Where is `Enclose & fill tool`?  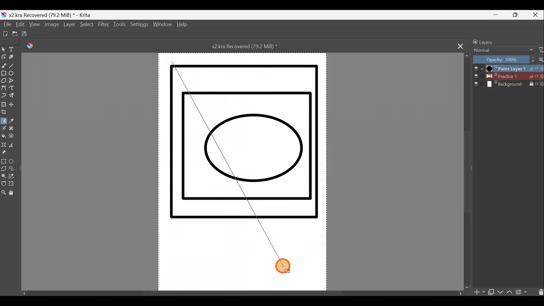
Enclose & fill tool is located at coordinates (14, 137).